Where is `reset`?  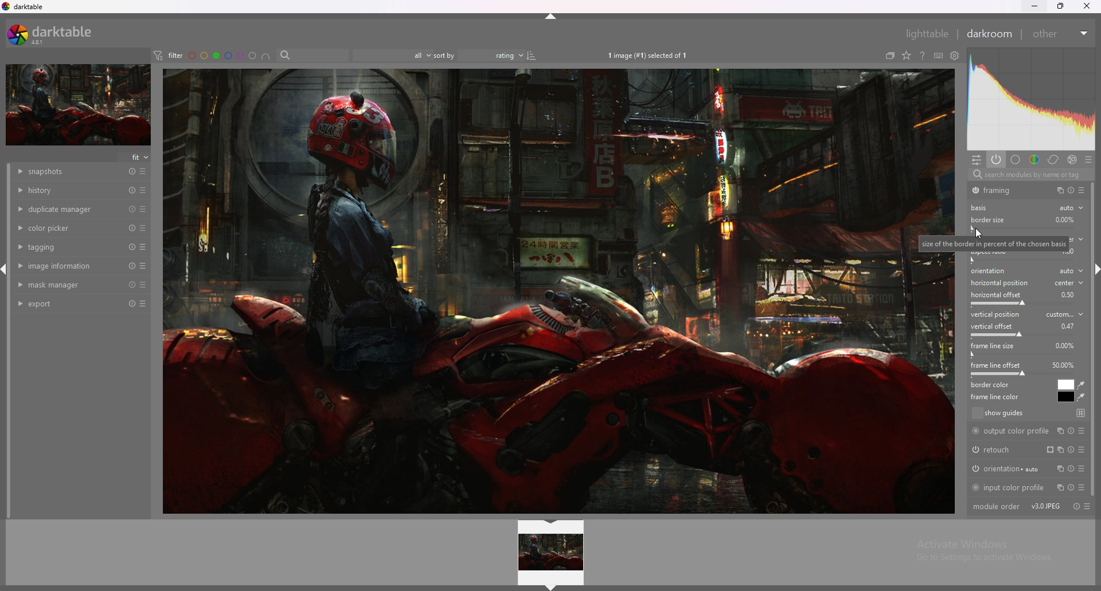 reset is located at coordinates (132, 209).